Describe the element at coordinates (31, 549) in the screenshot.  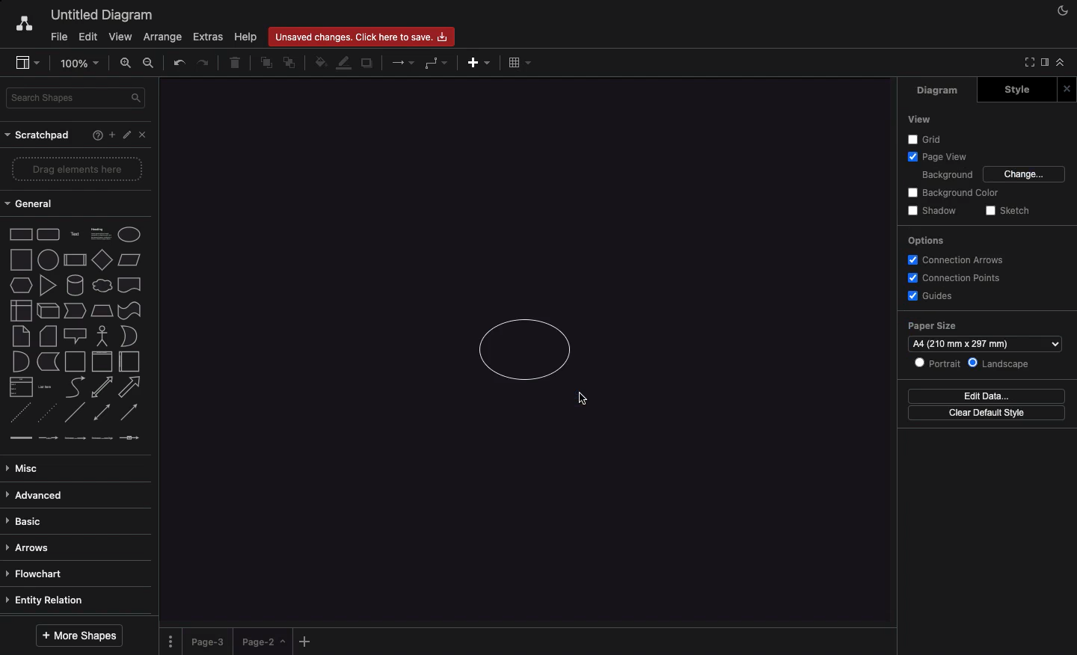
I see `Arrows` at that location.